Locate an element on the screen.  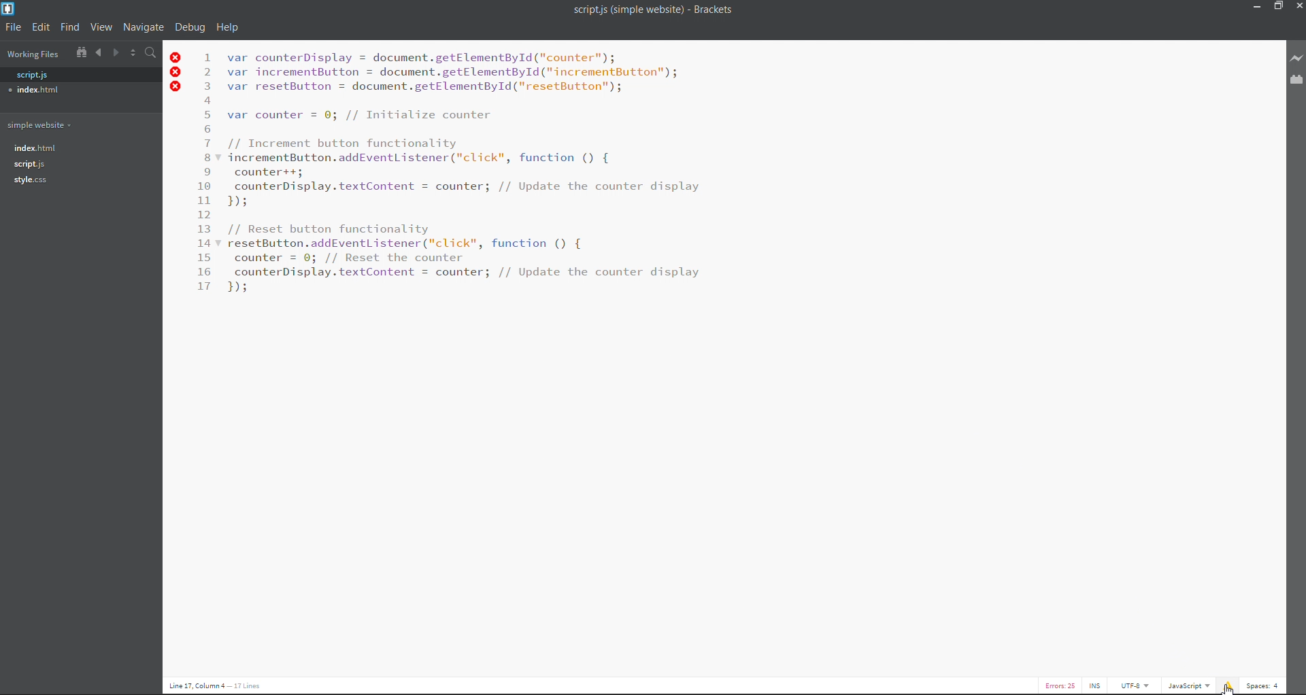
edit is located at coordinates (41, 28).